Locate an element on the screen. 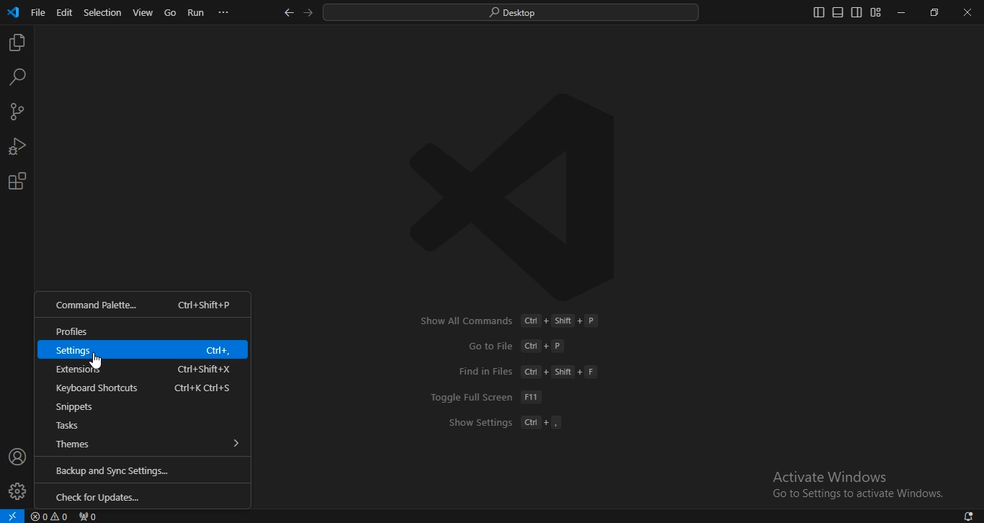 This screenshot has height=523, width=984. Shortcut key is located at coordinates (205, 370).